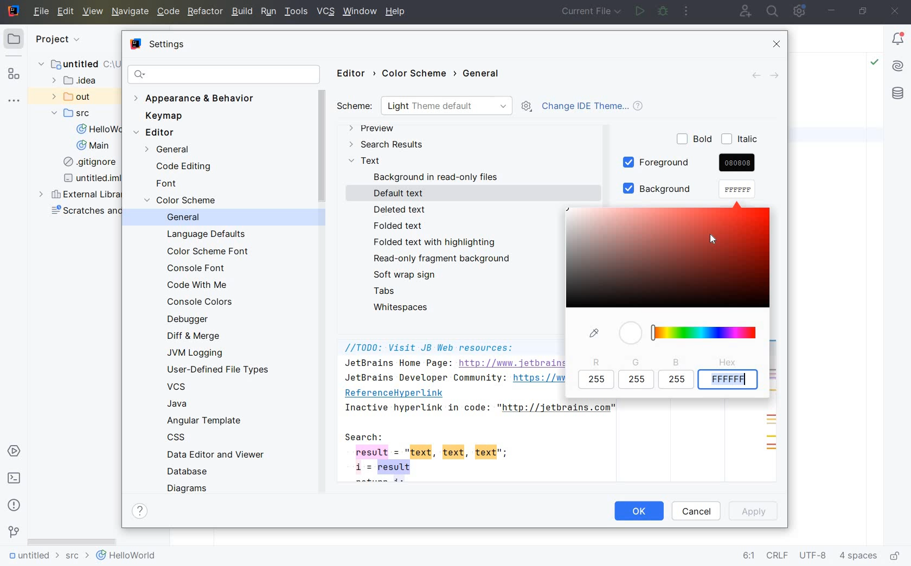 This screenshot has height=566, width=911. Describe the element at coordinates (663, 11) in the screenshot. I see `debug` at that location.